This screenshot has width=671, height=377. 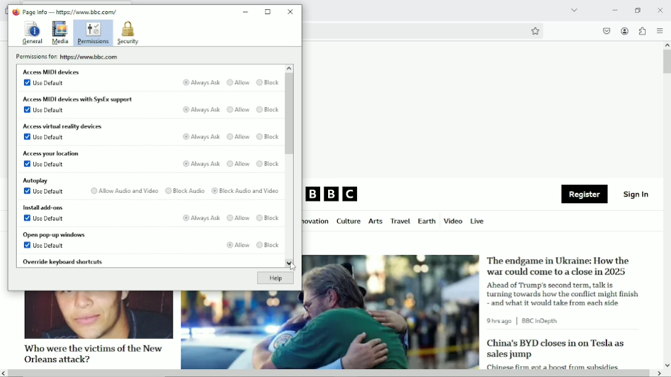 What do you see at coordinates (275, 279) in the screenshot?
I see `Help` at bounding box center [275, 279].